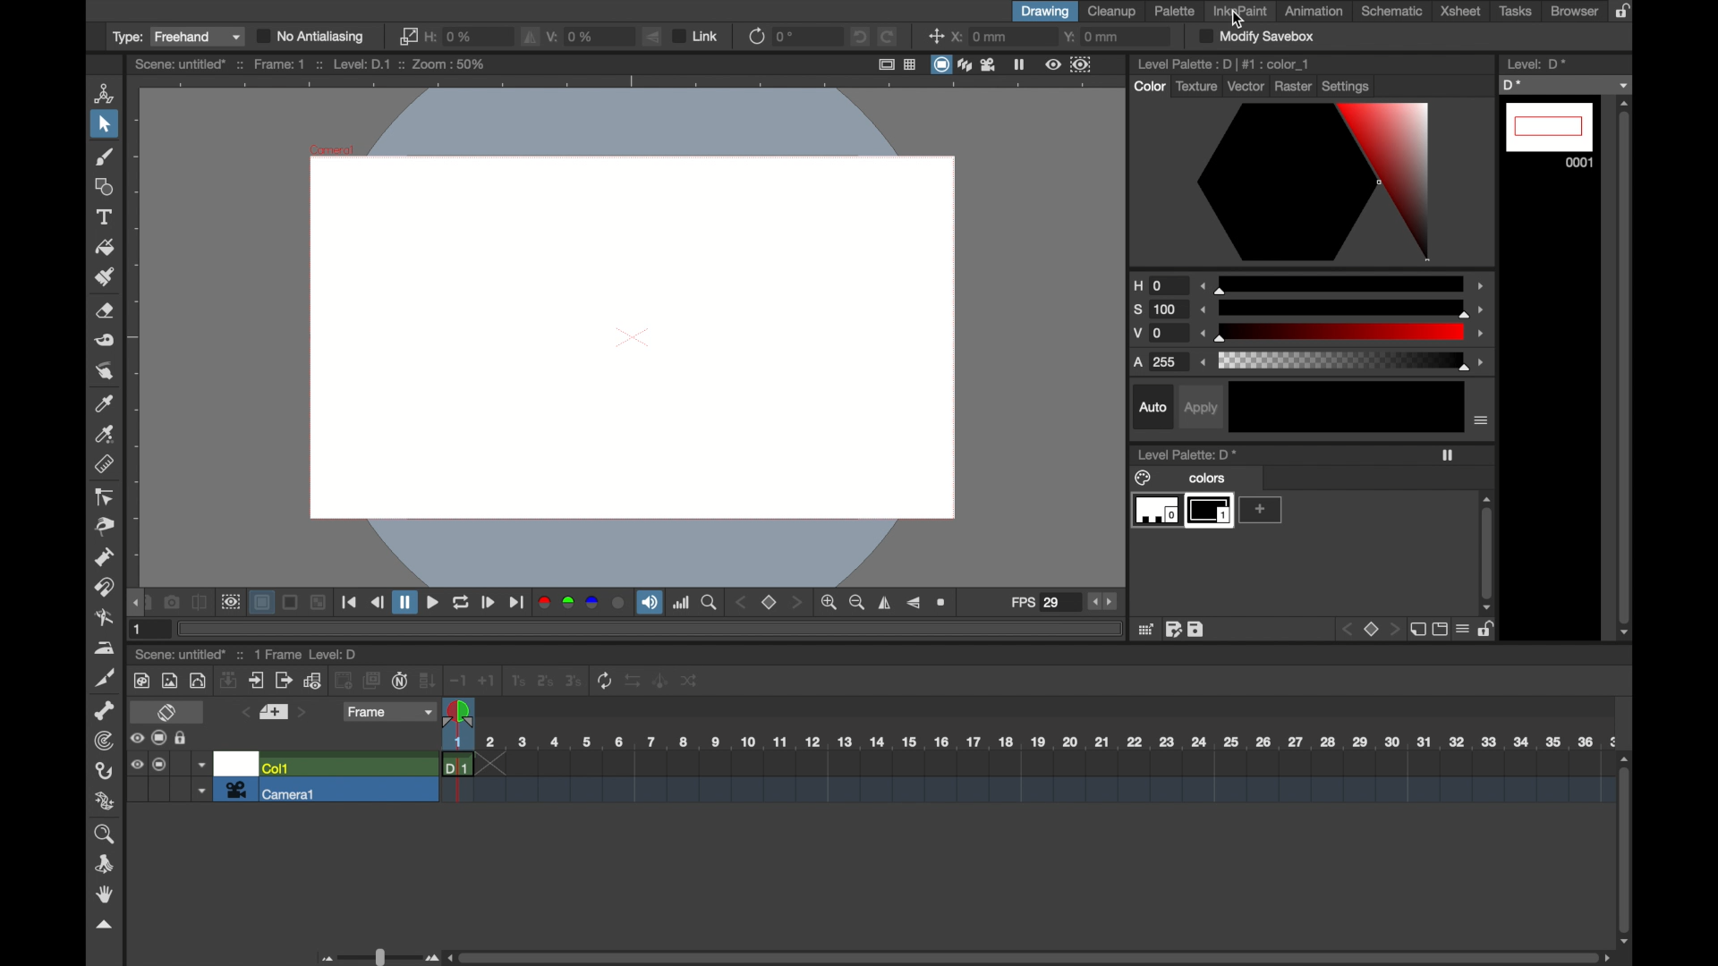 This screenshot has height=966, width=1718. I want to click on dropdown, so click(200, 791).